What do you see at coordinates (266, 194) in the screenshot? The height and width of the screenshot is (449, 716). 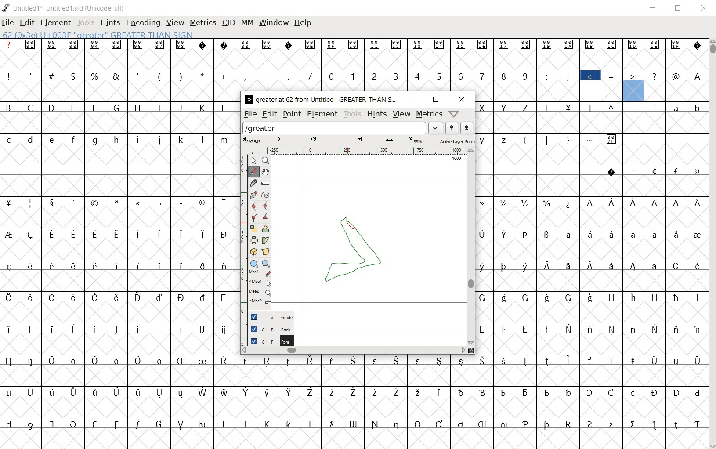 I see `change whether spiro is active or not` at bounding box center [266, 194].